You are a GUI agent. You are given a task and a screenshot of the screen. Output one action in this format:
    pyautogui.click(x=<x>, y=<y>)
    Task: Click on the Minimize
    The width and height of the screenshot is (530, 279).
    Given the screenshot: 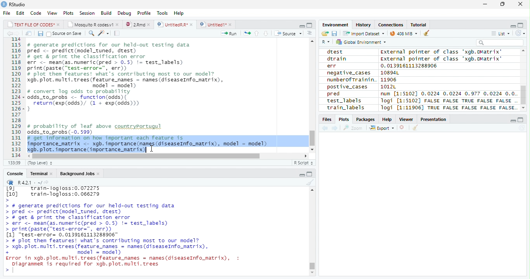 What is the action you would take?
    pyautogui.click(x=485, y=4)
    